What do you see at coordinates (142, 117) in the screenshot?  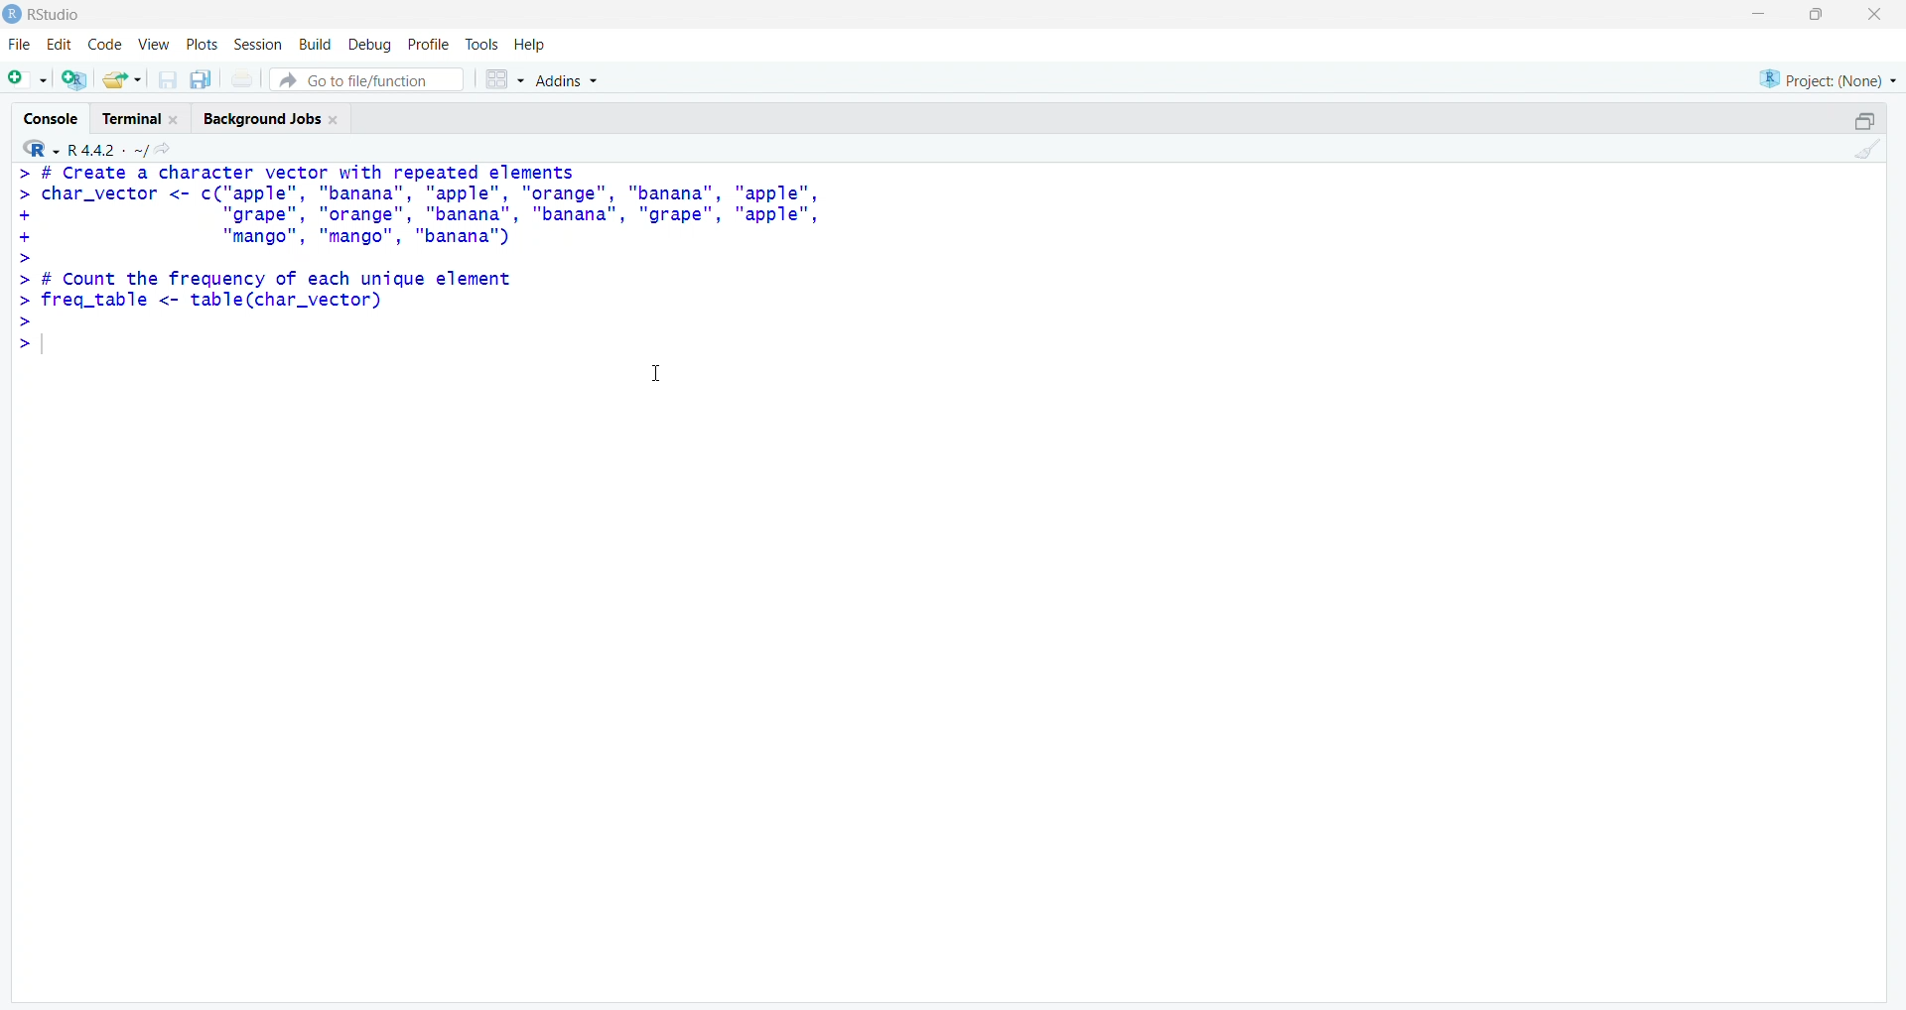 I see `Terminal` at bounding box center [142, 117].